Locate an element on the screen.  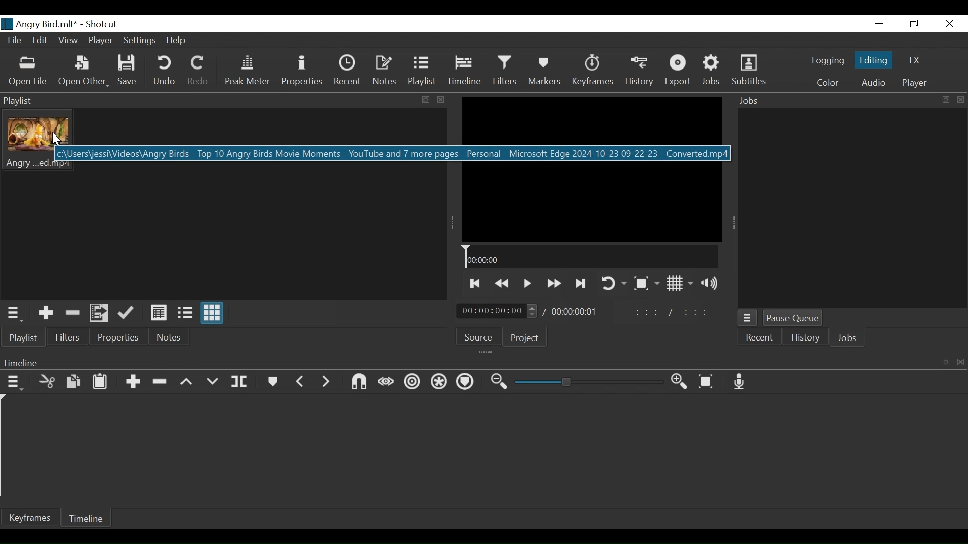
Show volume control is located at coordinates (710, 282).